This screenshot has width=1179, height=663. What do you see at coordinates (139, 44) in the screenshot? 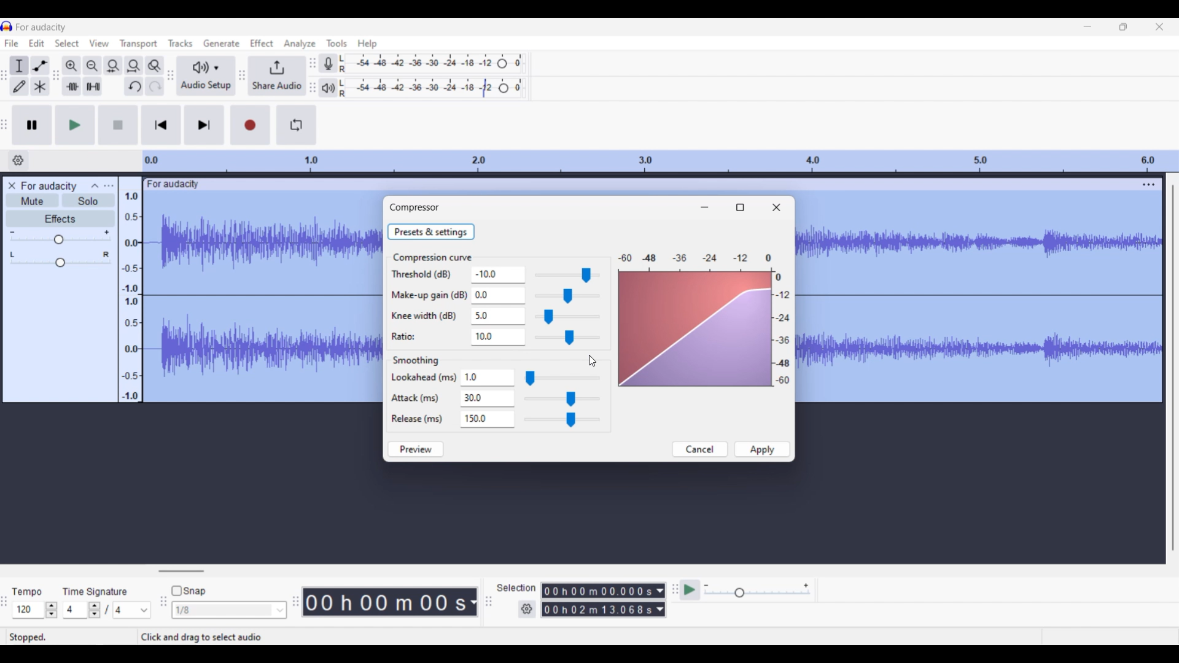
I see `Transport` at bounding box center [139, 44].